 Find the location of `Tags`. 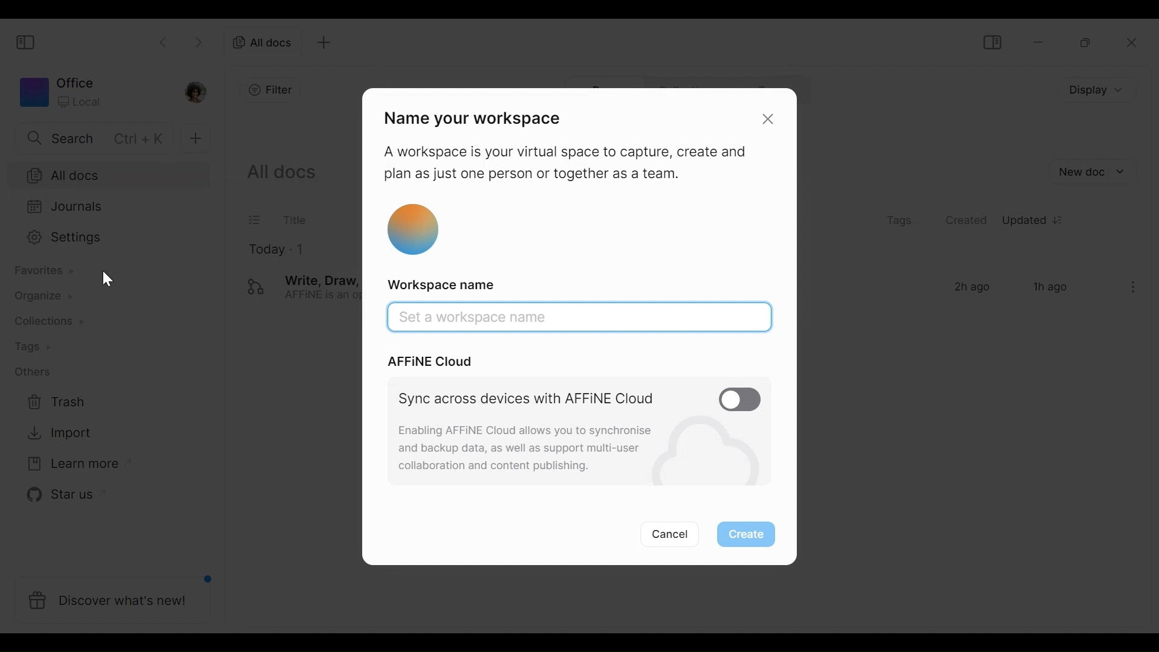

Tags is located at coordinates (27, 346).